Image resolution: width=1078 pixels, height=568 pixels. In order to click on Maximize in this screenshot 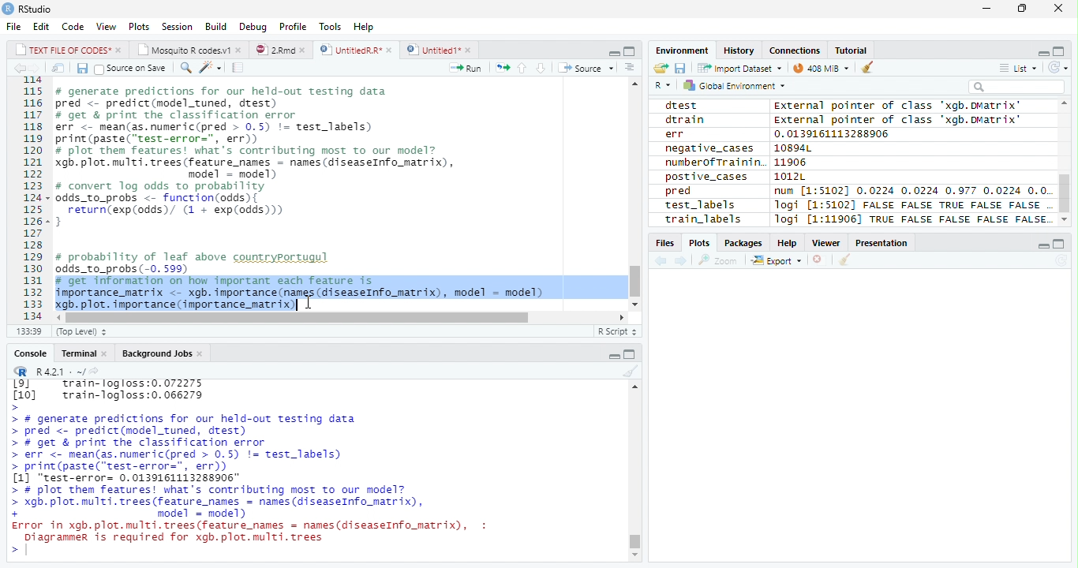, I will do `click(632, 353)`.